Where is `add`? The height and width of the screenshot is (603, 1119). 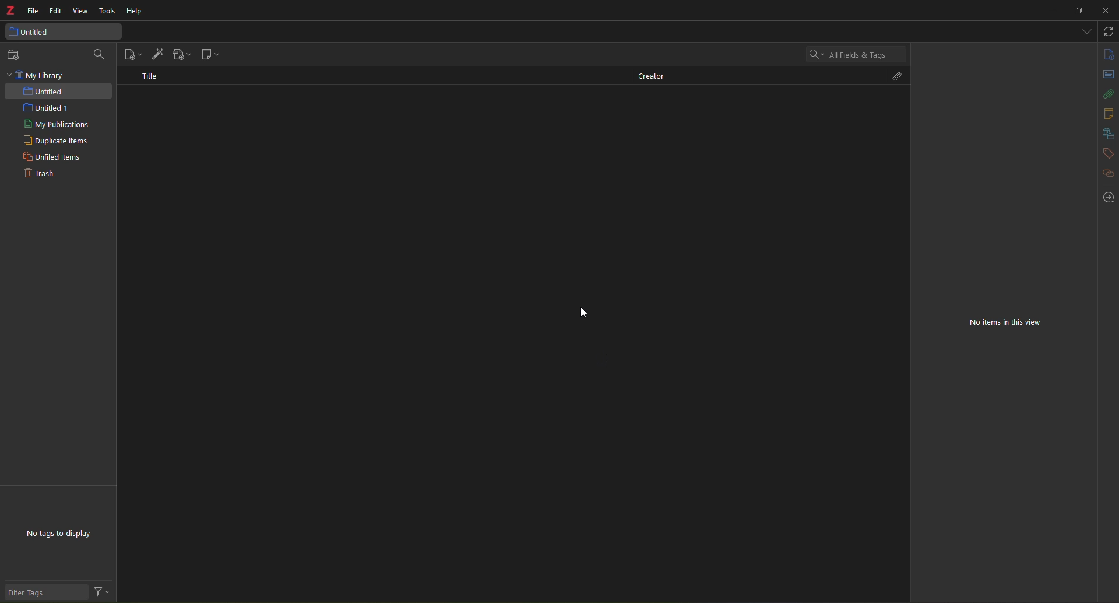 add is located at coordinates (1073, 228).